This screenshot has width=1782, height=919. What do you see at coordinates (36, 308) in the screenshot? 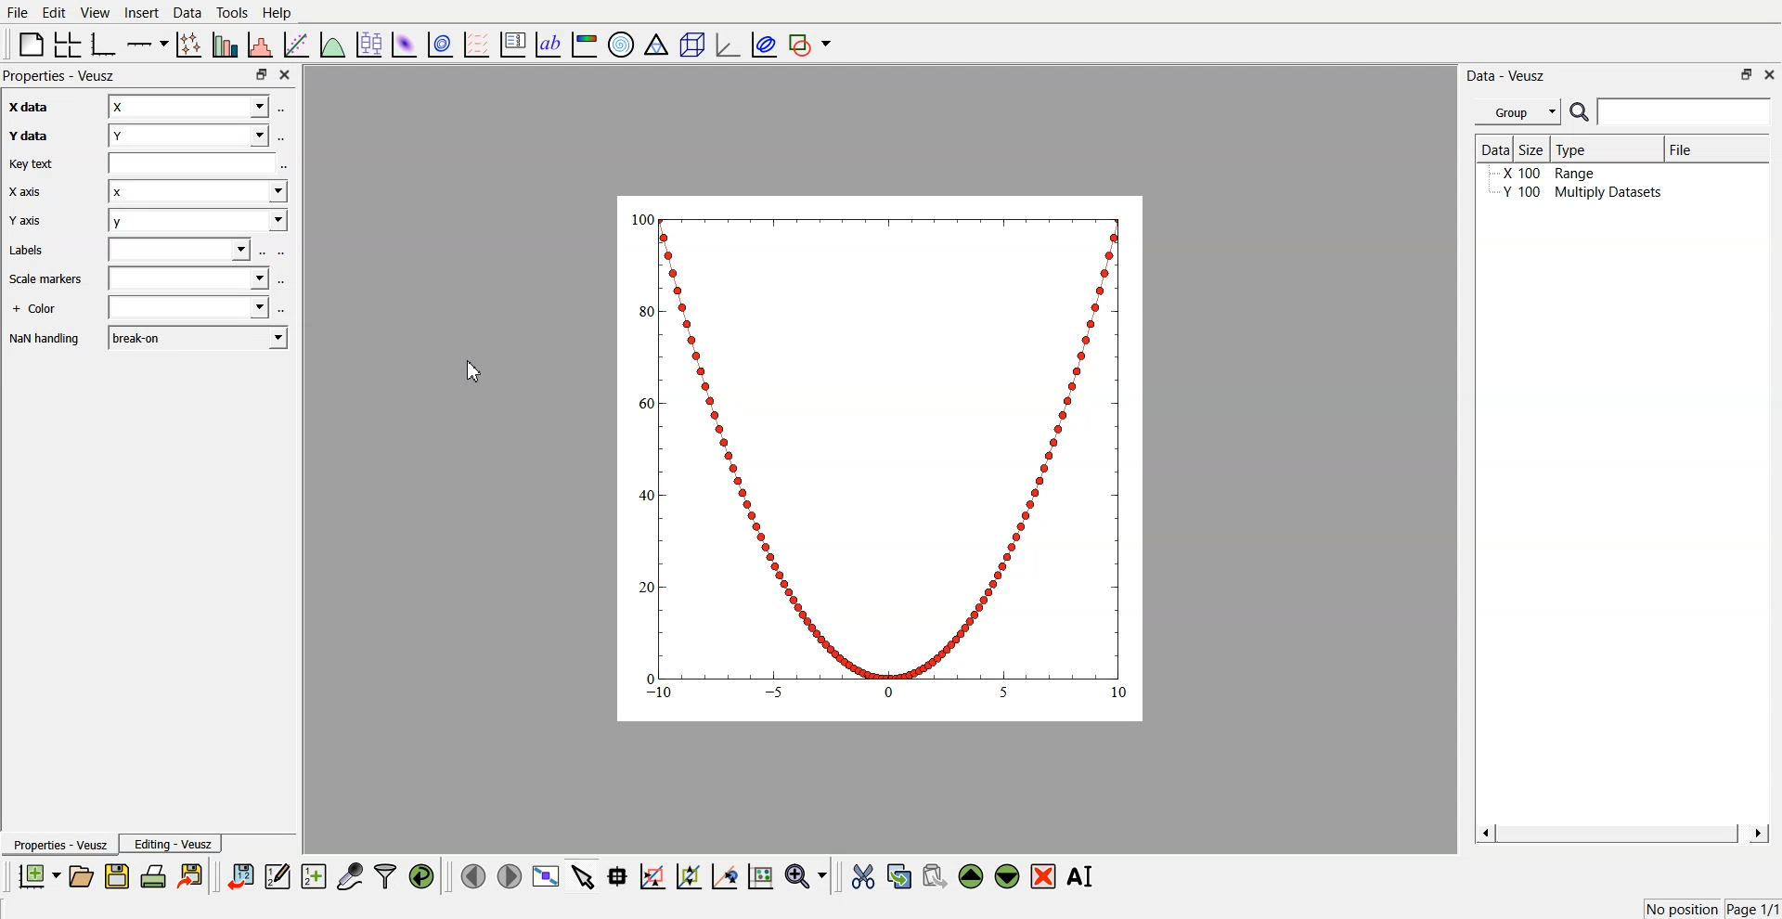
I see `+ Color` at bounding box center [36, 308].